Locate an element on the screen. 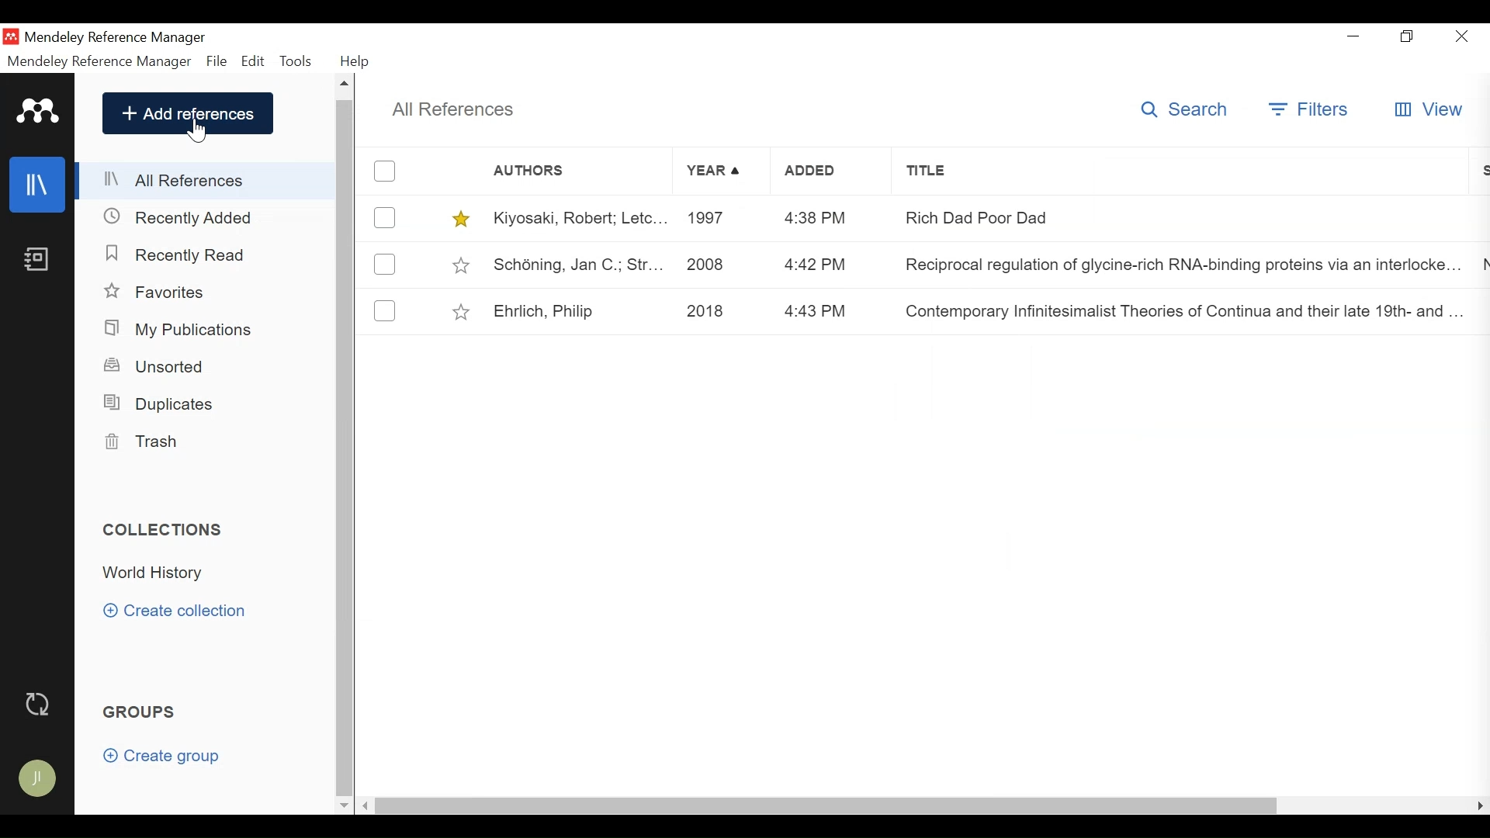 This screenshot has width=1490, height=838. Duplicates is located at coordinates (161, 402).